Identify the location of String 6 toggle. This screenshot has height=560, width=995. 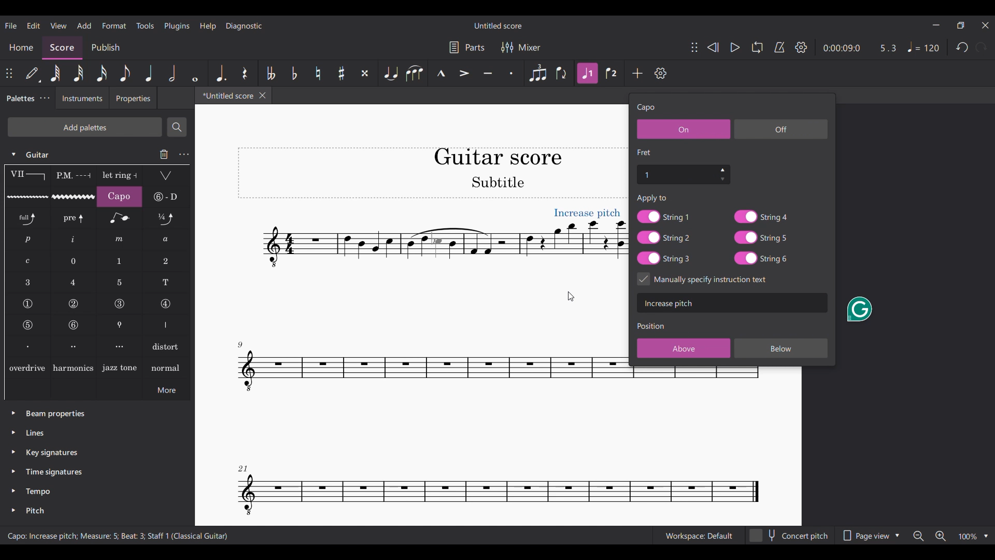
(761, 258).